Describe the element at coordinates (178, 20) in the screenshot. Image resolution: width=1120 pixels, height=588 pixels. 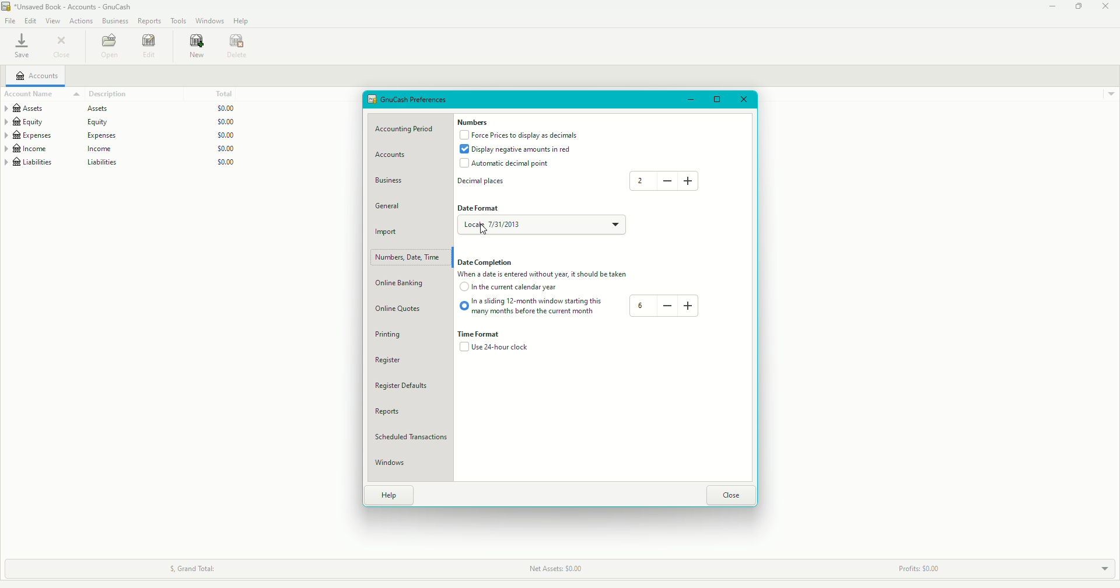
I see `Tools` at that location.